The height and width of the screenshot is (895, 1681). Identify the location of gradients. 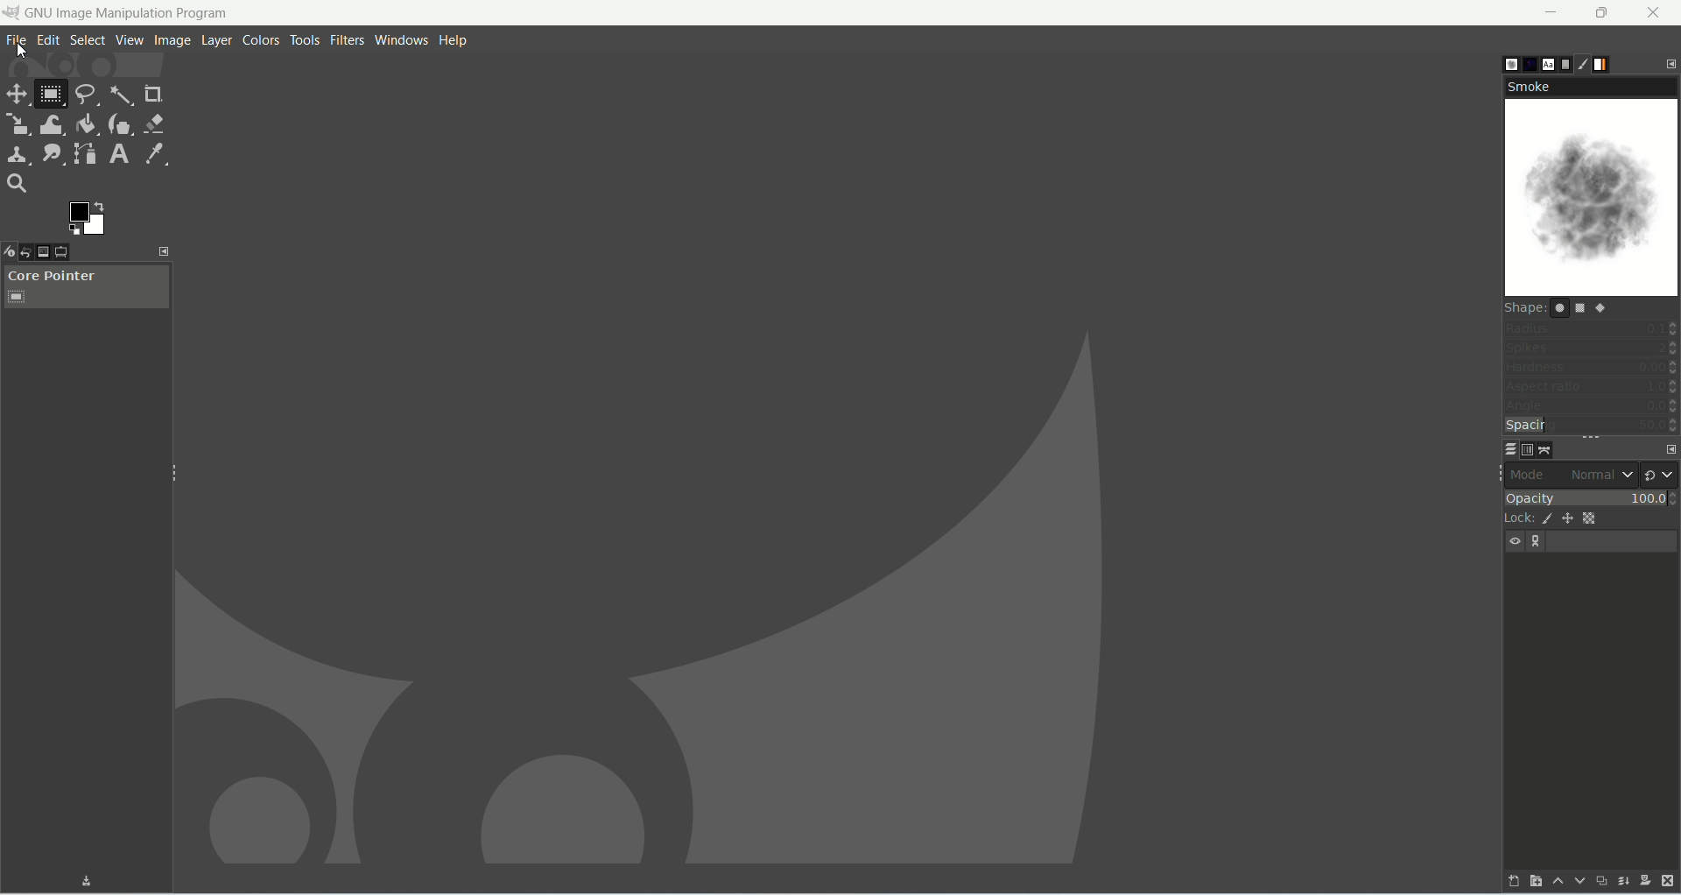
(1603, 65).